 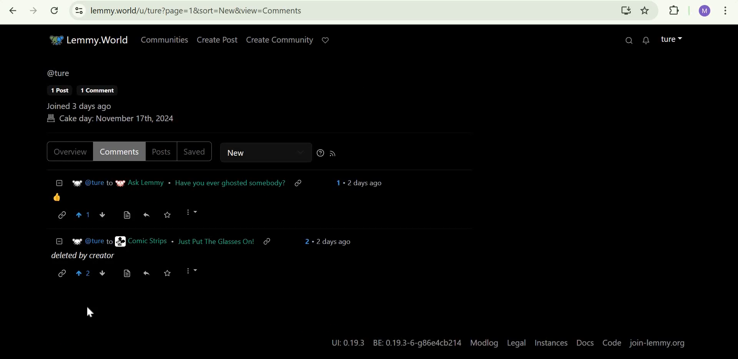 What do you see at coordinates (55, 10) in the screenshot?
I see `reload this page` at bounding box center [55, 10].